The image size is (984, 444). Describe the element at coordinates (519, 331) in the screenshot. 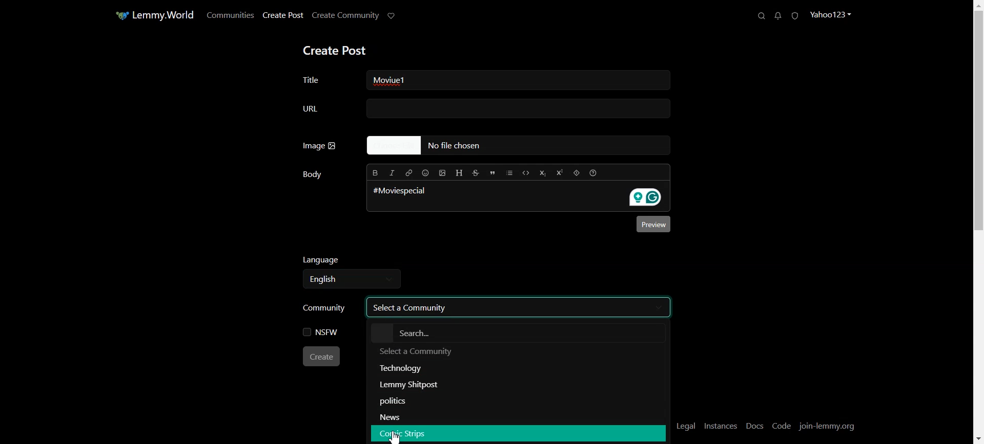

I see `Search bar` at that location.